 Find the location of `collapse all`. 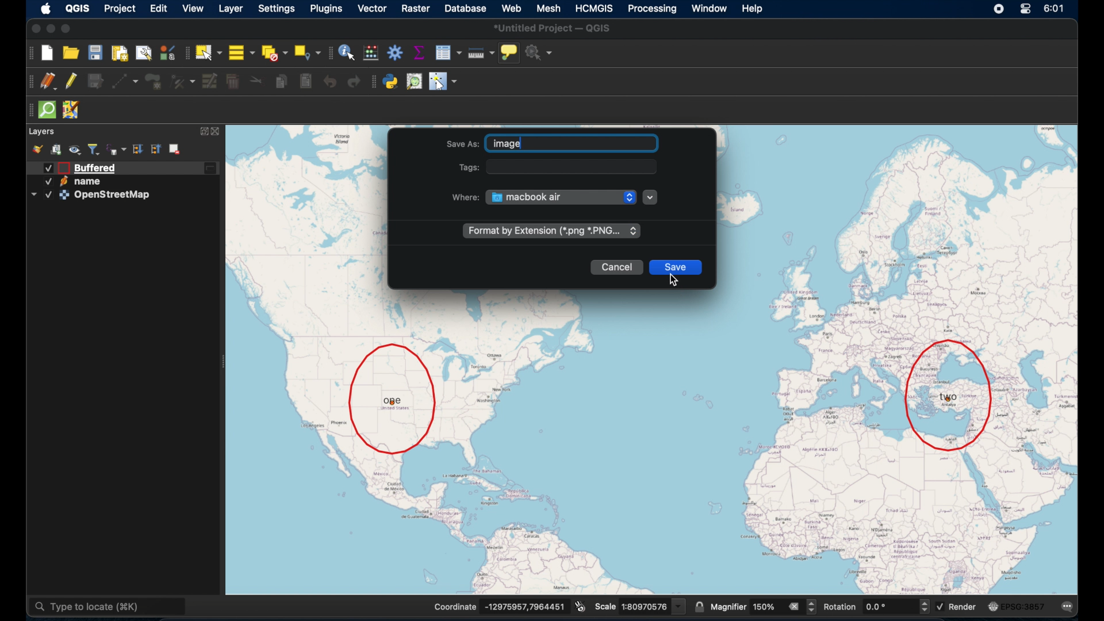

collapse all is located at coordinates (156, 149).